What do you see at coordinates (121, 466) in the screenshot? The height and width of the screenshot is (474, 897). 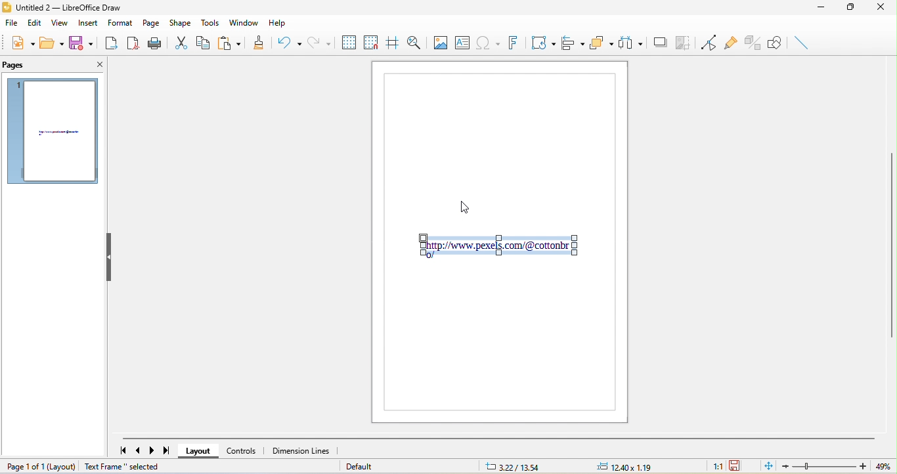 I see `text frame selected` at bounding box center [121, 466].